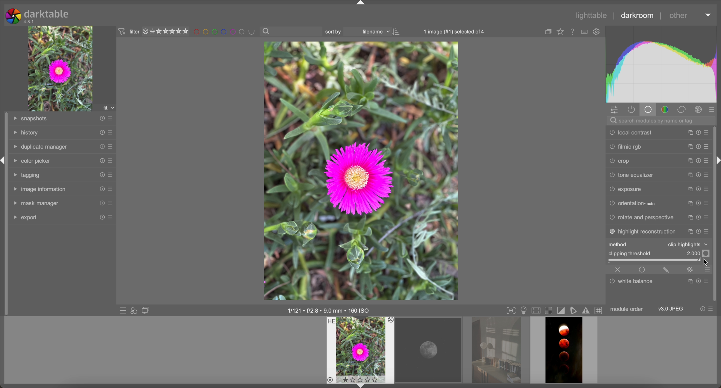 The image size is (721, 388). I want to click on local contrast, so click(629, 132).